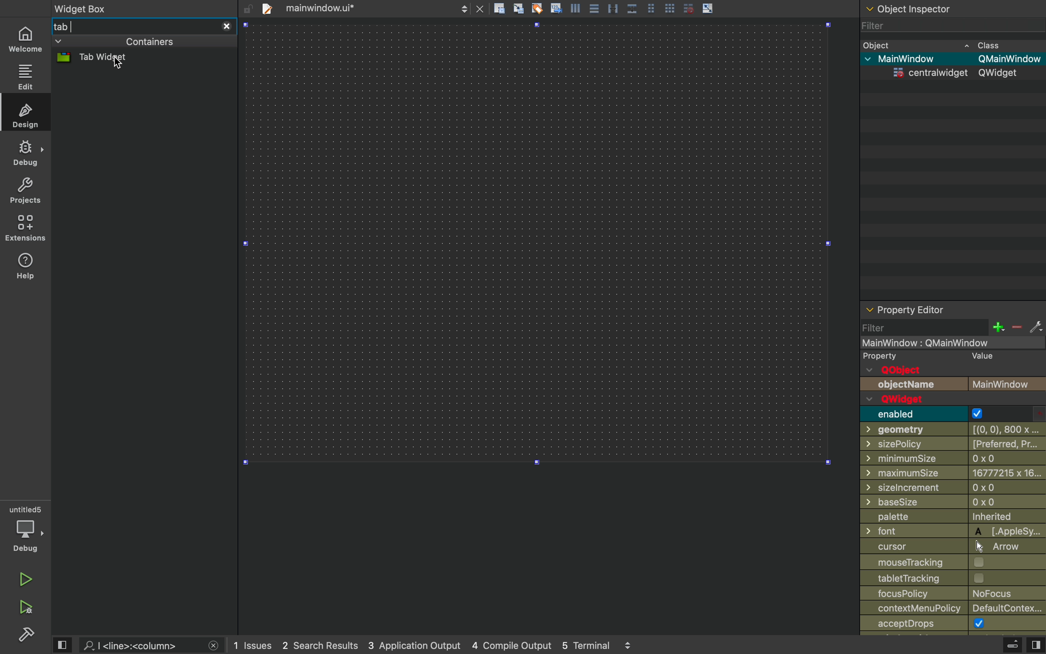  I want to click on qobject, so click(923, 370).